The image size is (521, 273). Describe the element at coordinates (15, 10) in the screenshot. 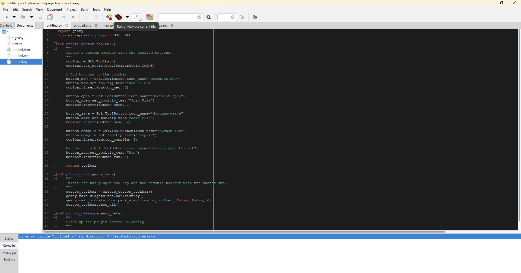

I see `edit` at that location.